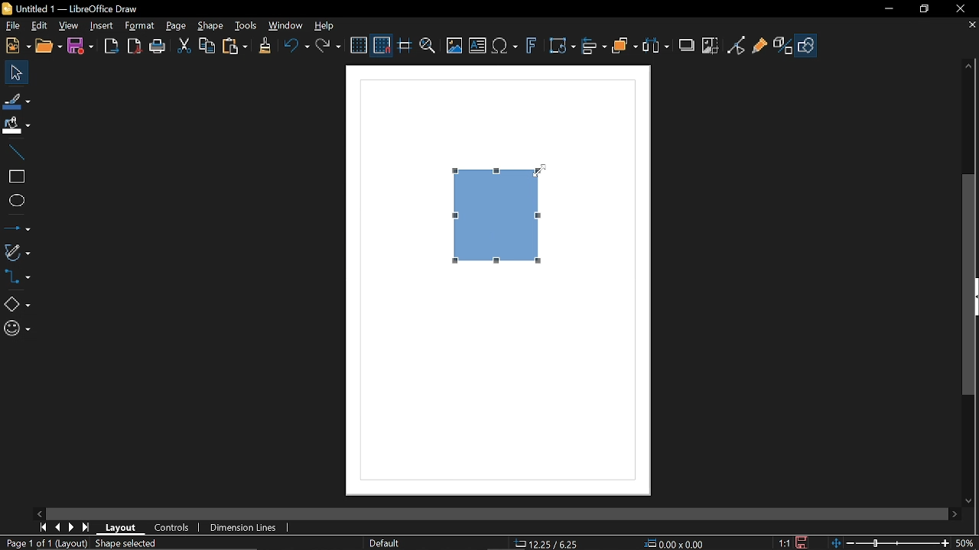 This screenshot has height=550, width=979. What do you see at coordinates (562, 47) in the screenshot?
I see `Transformations` at bounding box center [562, 47].